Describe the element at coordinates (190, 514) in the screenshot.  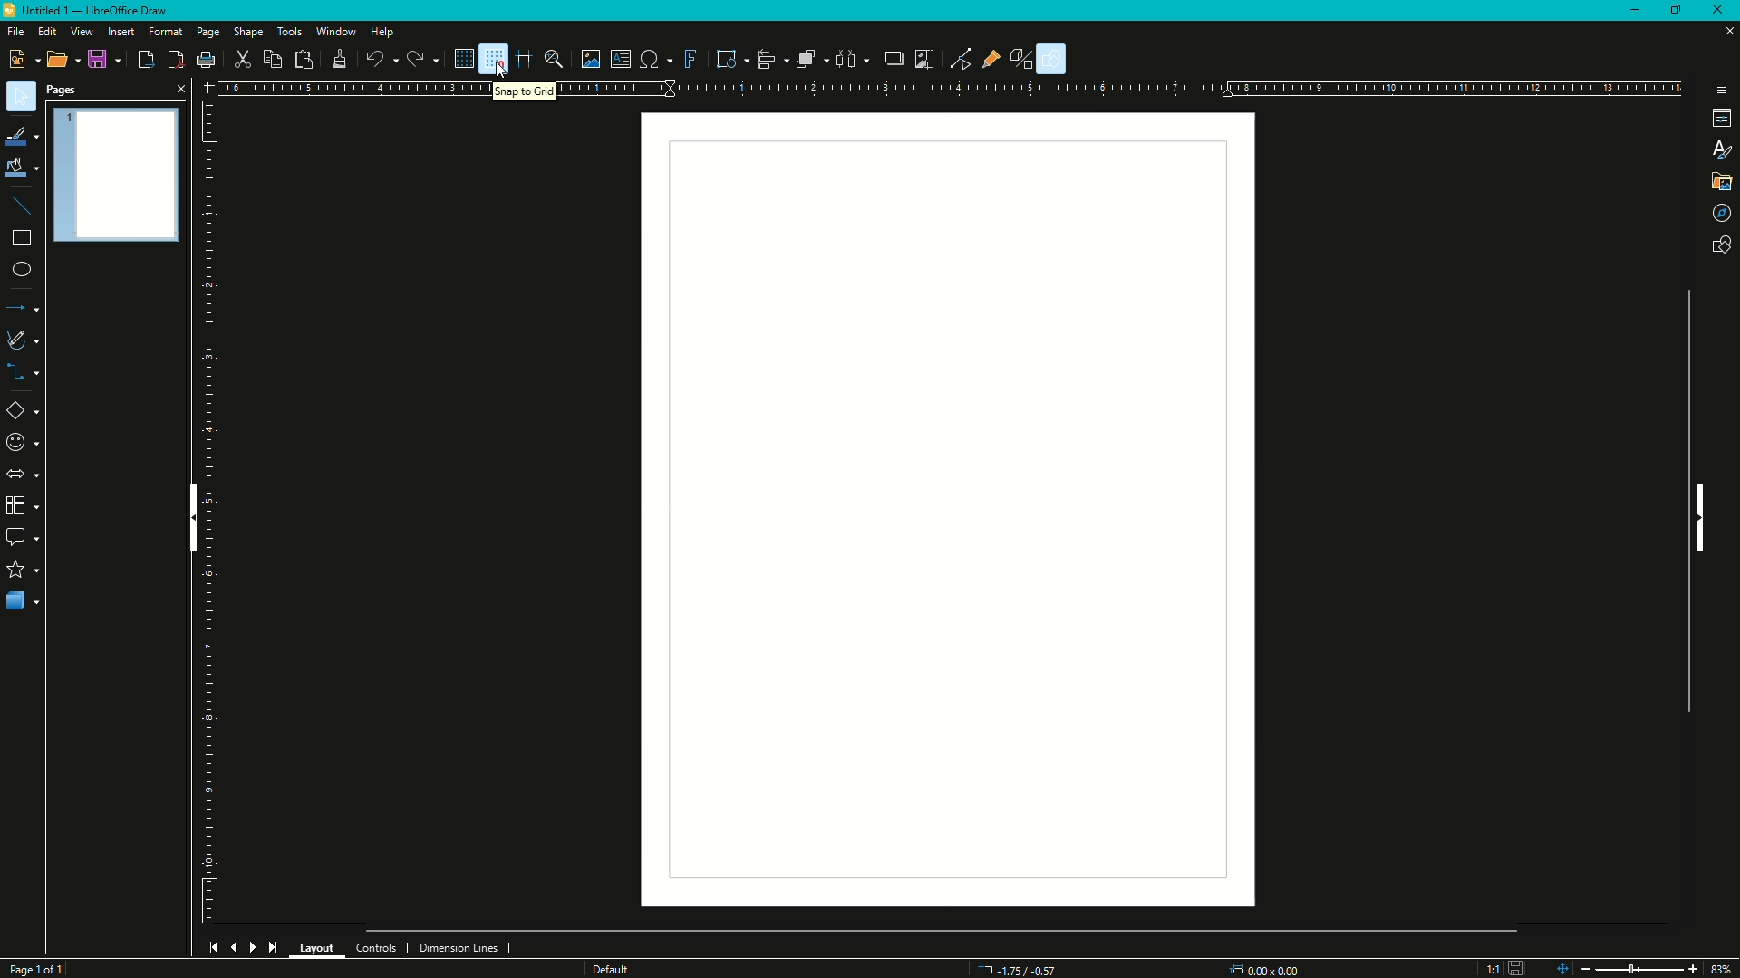
I see `Hide` at that location.